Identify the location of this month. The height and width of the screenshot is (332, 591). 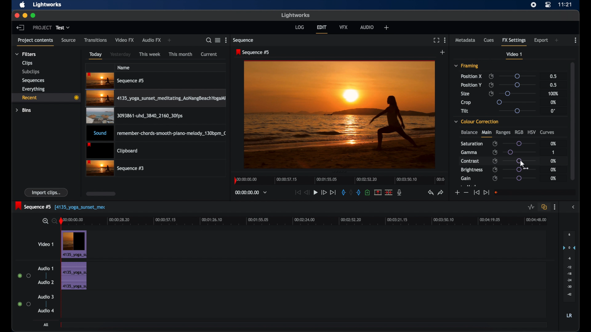
(180, 54).